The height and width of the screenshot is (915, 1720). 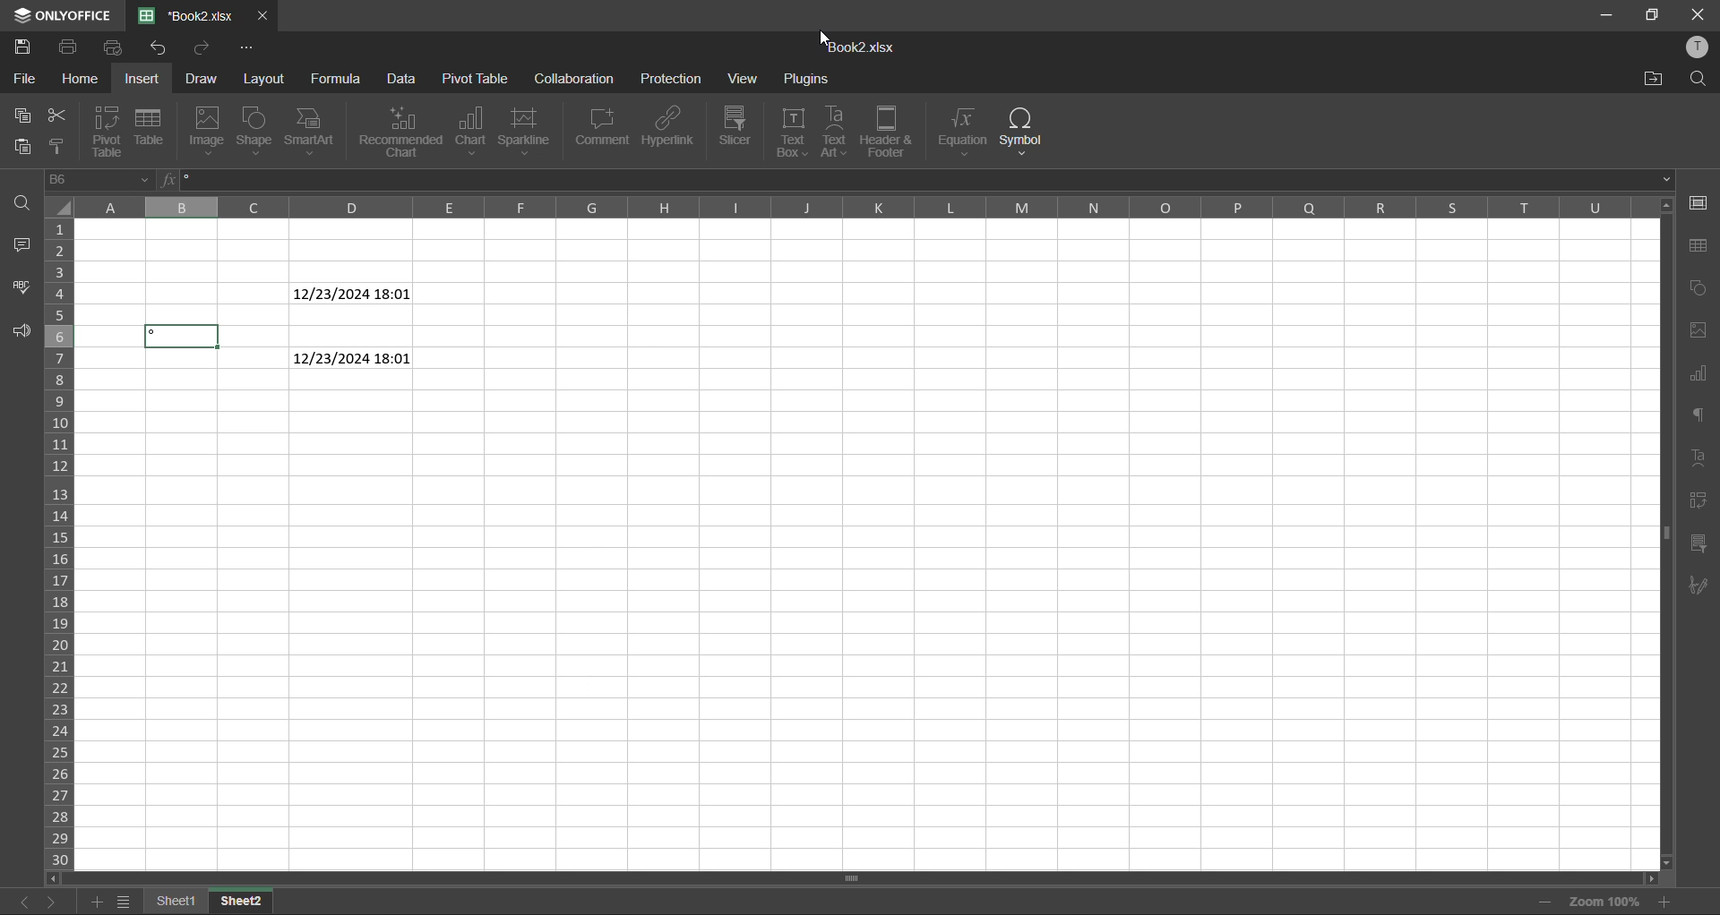 What do you see at coordinates (19, 113) in the screenshot?
I see `copy ` at bounding box center [19, 113].